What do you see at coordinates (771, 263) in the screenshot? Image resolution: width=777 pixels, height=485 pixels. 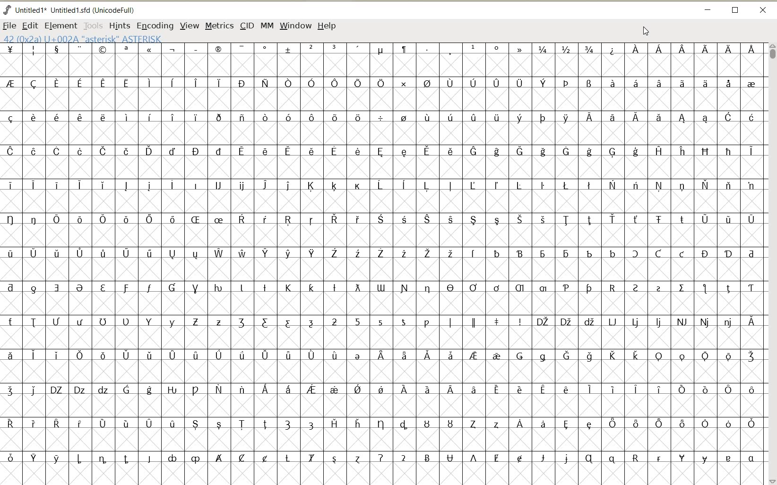 I see `SCROLLBAR` at bounding box center [771, 263].